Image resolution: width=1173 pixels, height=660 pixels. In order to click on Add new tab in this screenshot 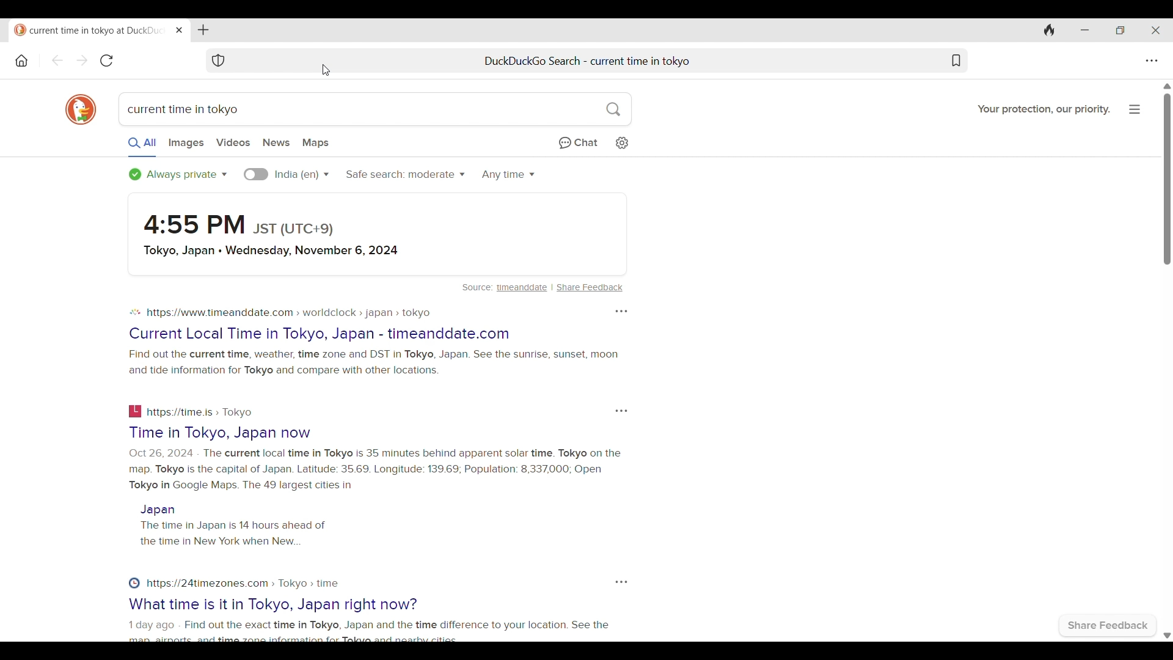, I will do `click(203, 30)`.